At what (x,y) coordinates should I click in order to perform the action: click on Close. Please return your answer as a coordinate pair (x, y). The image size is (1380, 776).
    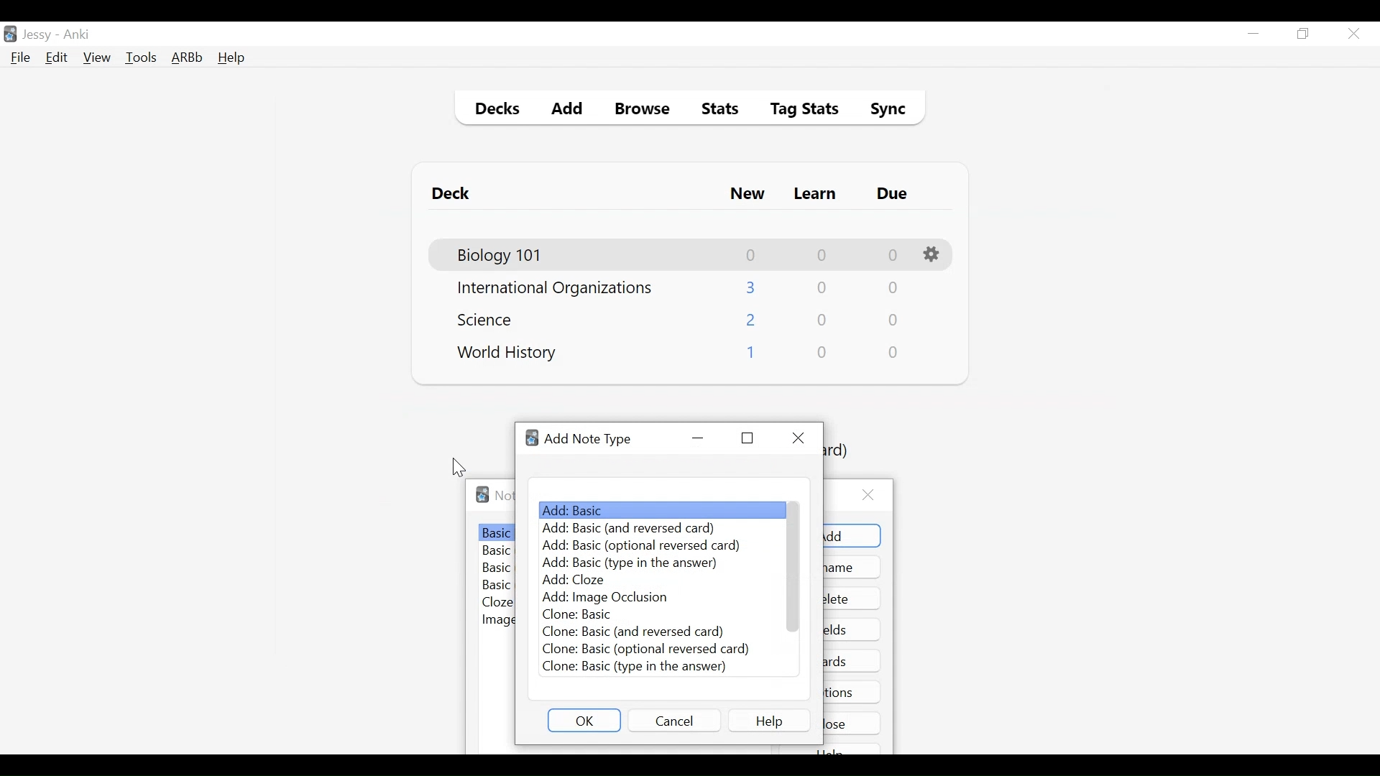
    Looking at the image, I should click on (853, 723).